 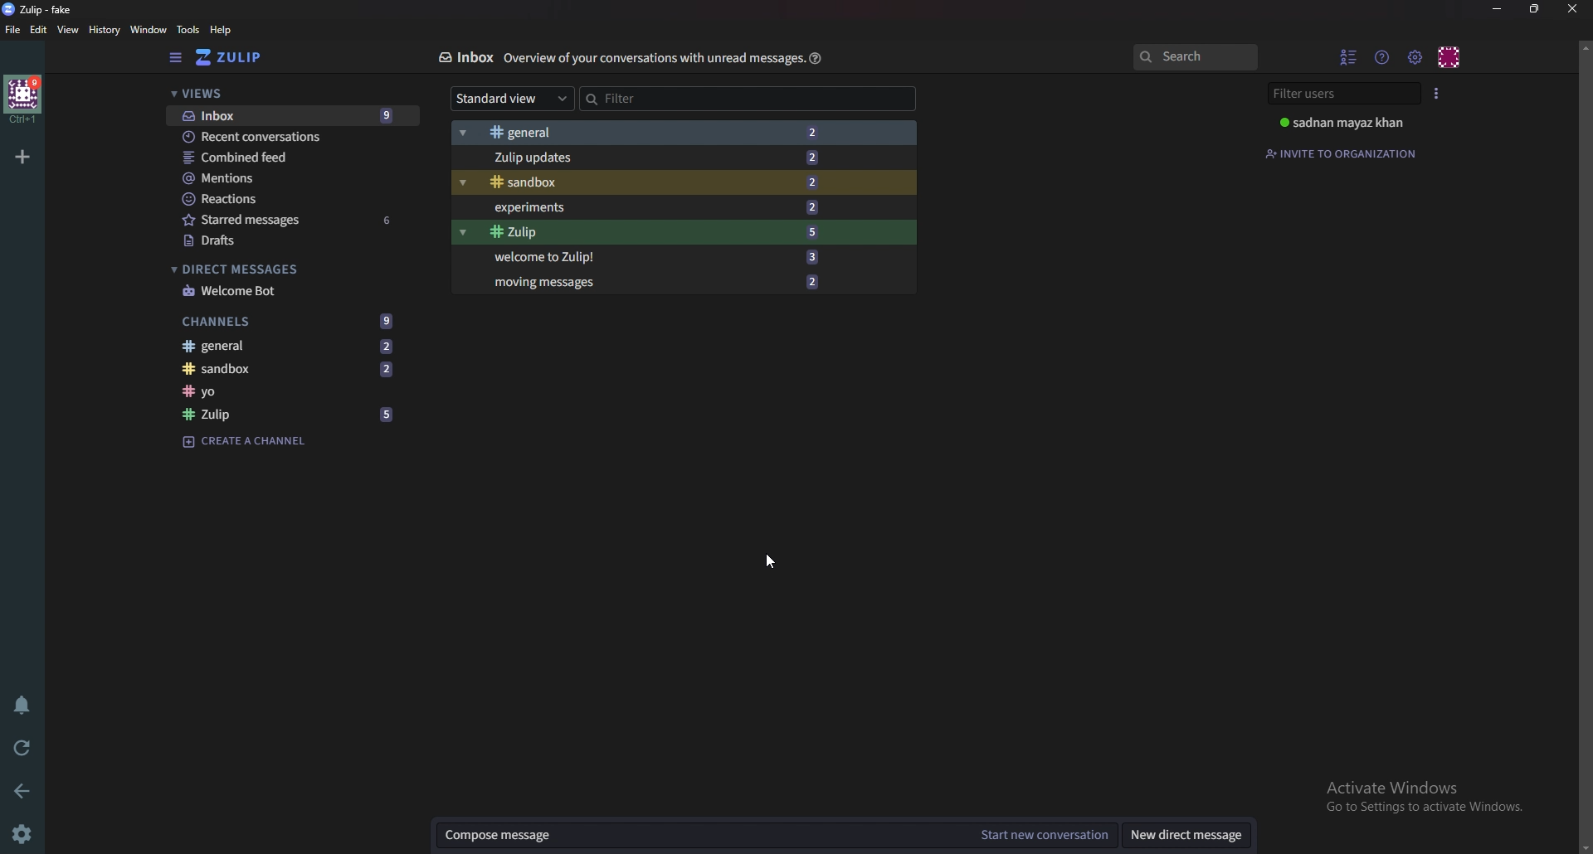 What do you see at coordinates (1196, 56) in the screenshot?
I see `Search` at bounding box center [1196, 56].